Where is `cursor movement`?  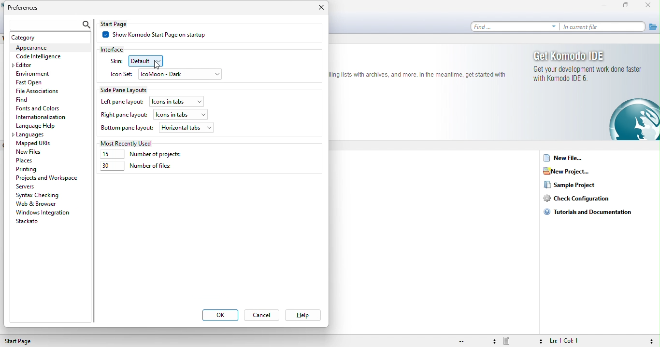
cursor movement is located at coordinates (157, 66).